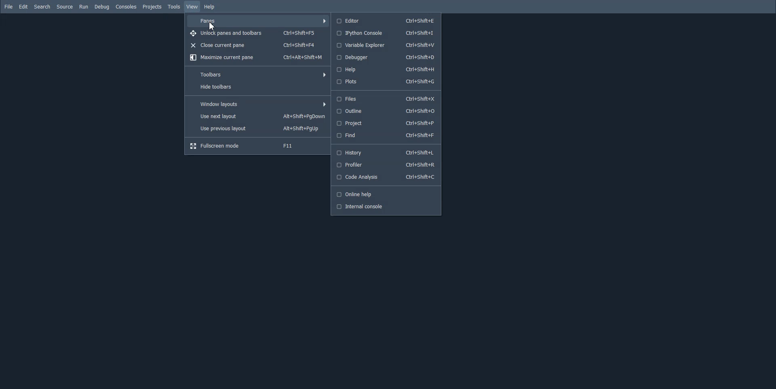 Image resolution: width=776 pixels, height=389 pixels. I want to click on History, so click(385, 152).